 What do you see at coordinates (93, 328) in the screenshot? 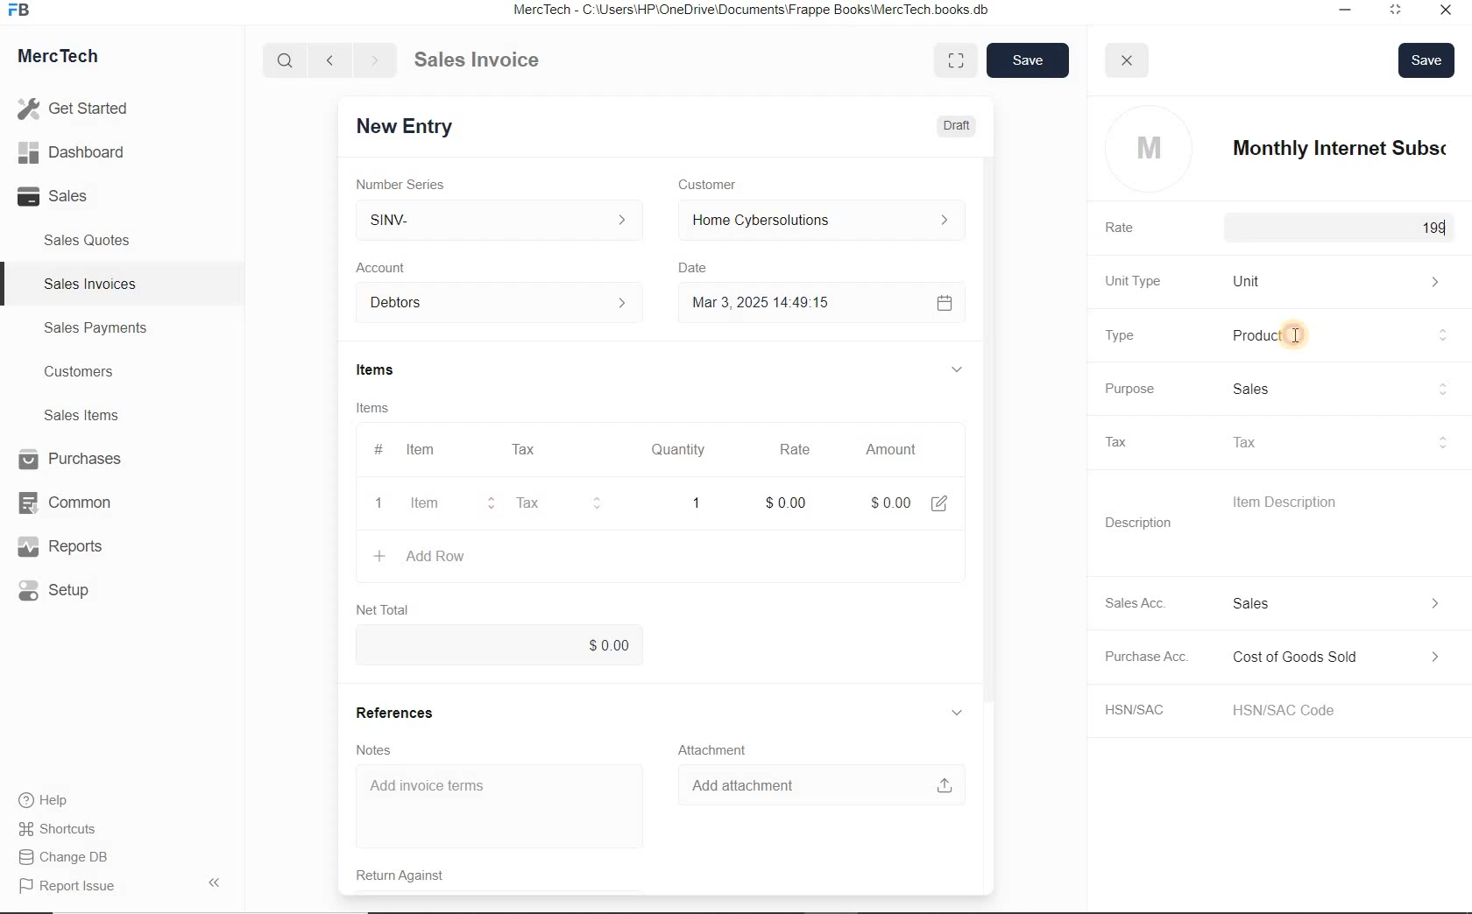
I see `Sales Payments` at bounding box center [93, 328].